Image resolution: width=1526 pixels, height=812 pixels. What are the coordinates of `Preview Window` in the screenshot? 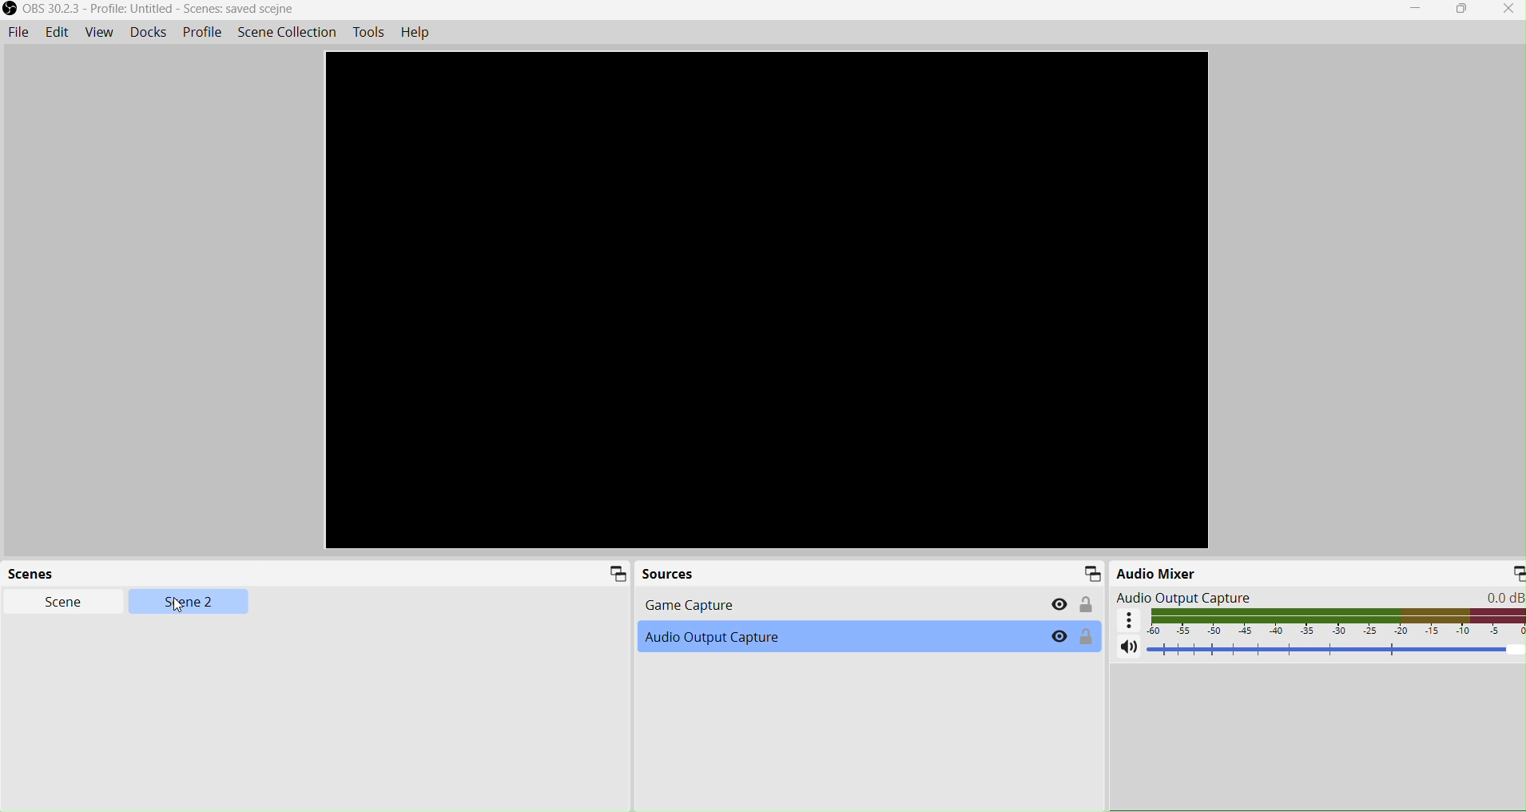 It's located at (769, 301).